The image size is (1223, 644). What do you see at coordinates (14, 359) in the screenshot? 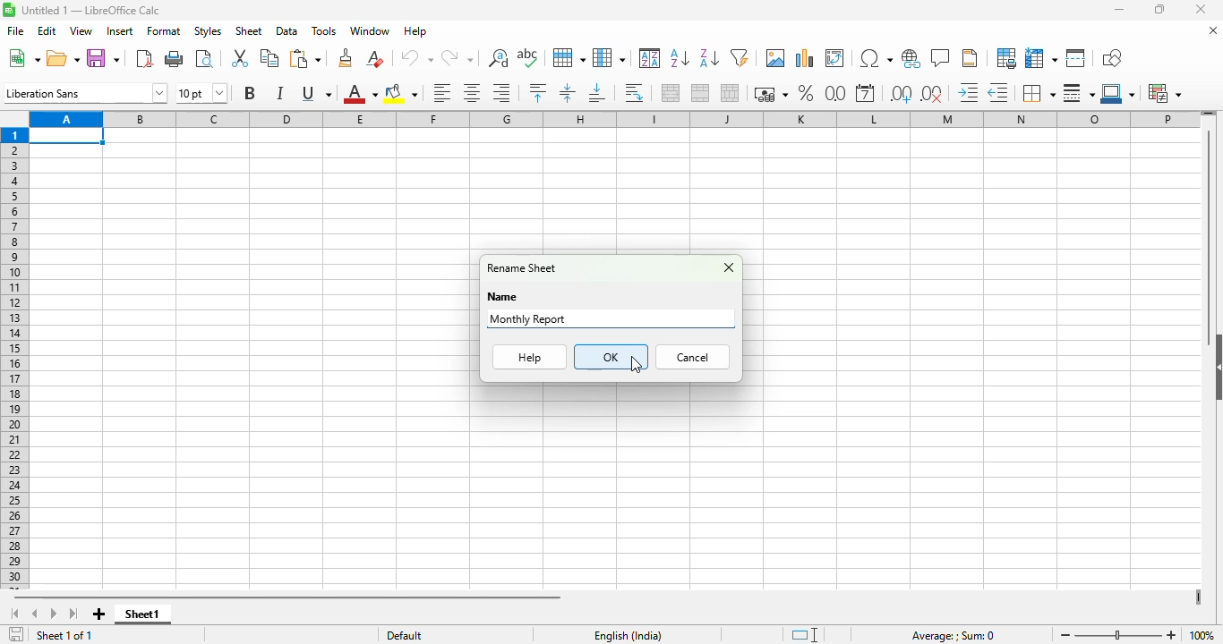
I see `rows` at bounding box center [14, 359].